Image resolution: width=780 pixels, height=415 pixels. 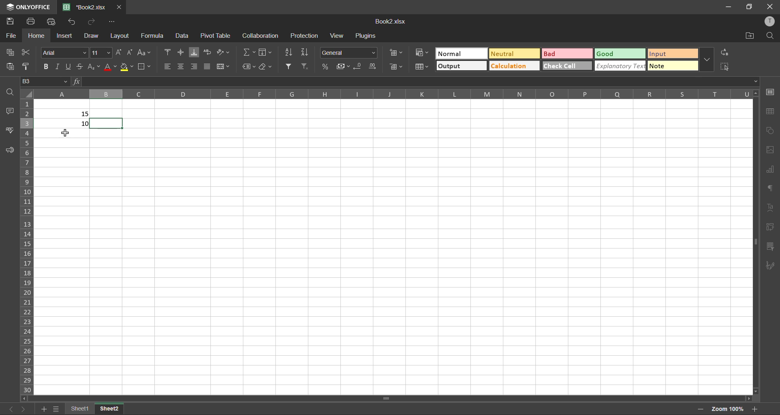 I want to click on book2.xlsx, so click(x=393, y=22).